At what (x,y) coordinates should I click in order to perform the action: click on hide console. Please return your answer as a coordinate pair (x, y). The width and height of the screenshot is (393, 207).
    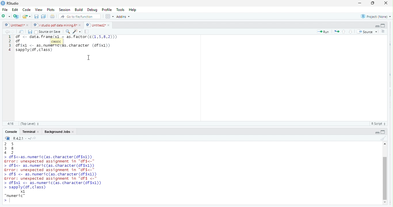
    Looking at the image, I should click on (384, 132).